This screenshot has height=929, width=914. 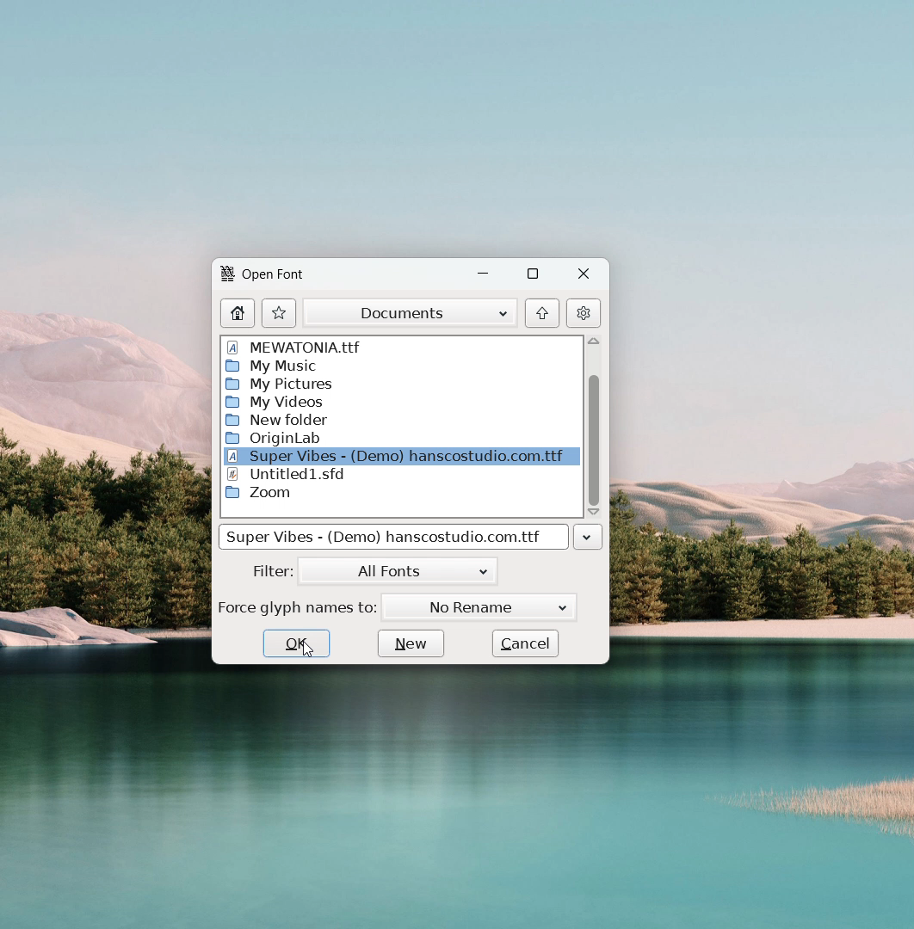 I want to click on new, so click(x=411, y=643).